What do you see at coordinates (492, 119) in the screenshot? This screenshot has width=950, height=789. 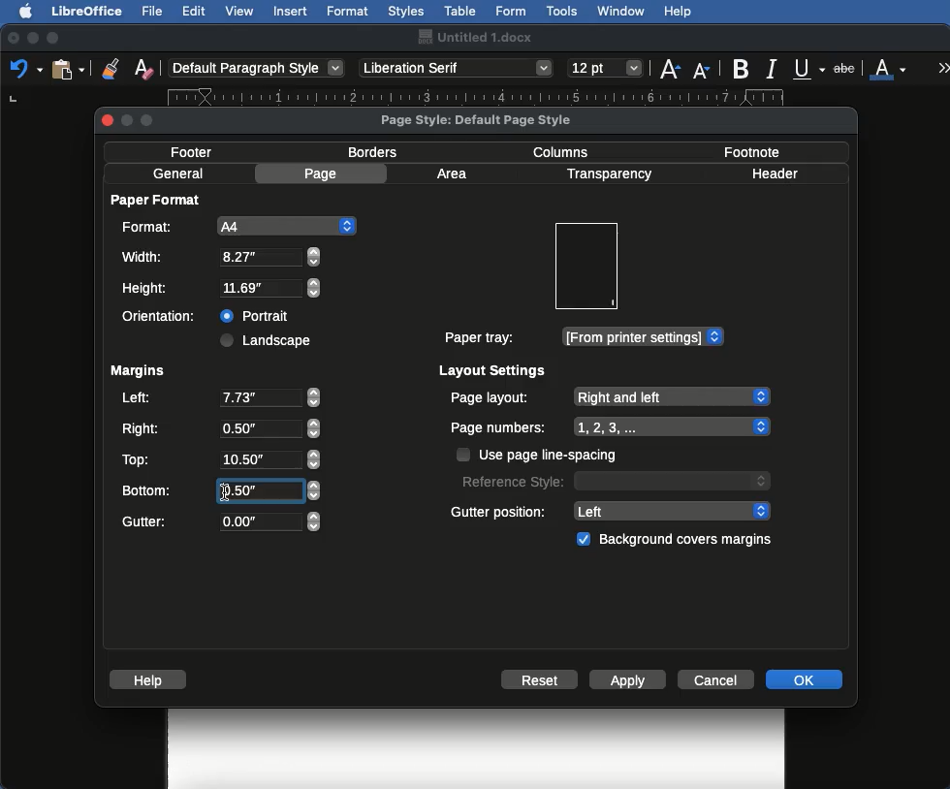 I see `Page style` at bounding box center [492, 119].